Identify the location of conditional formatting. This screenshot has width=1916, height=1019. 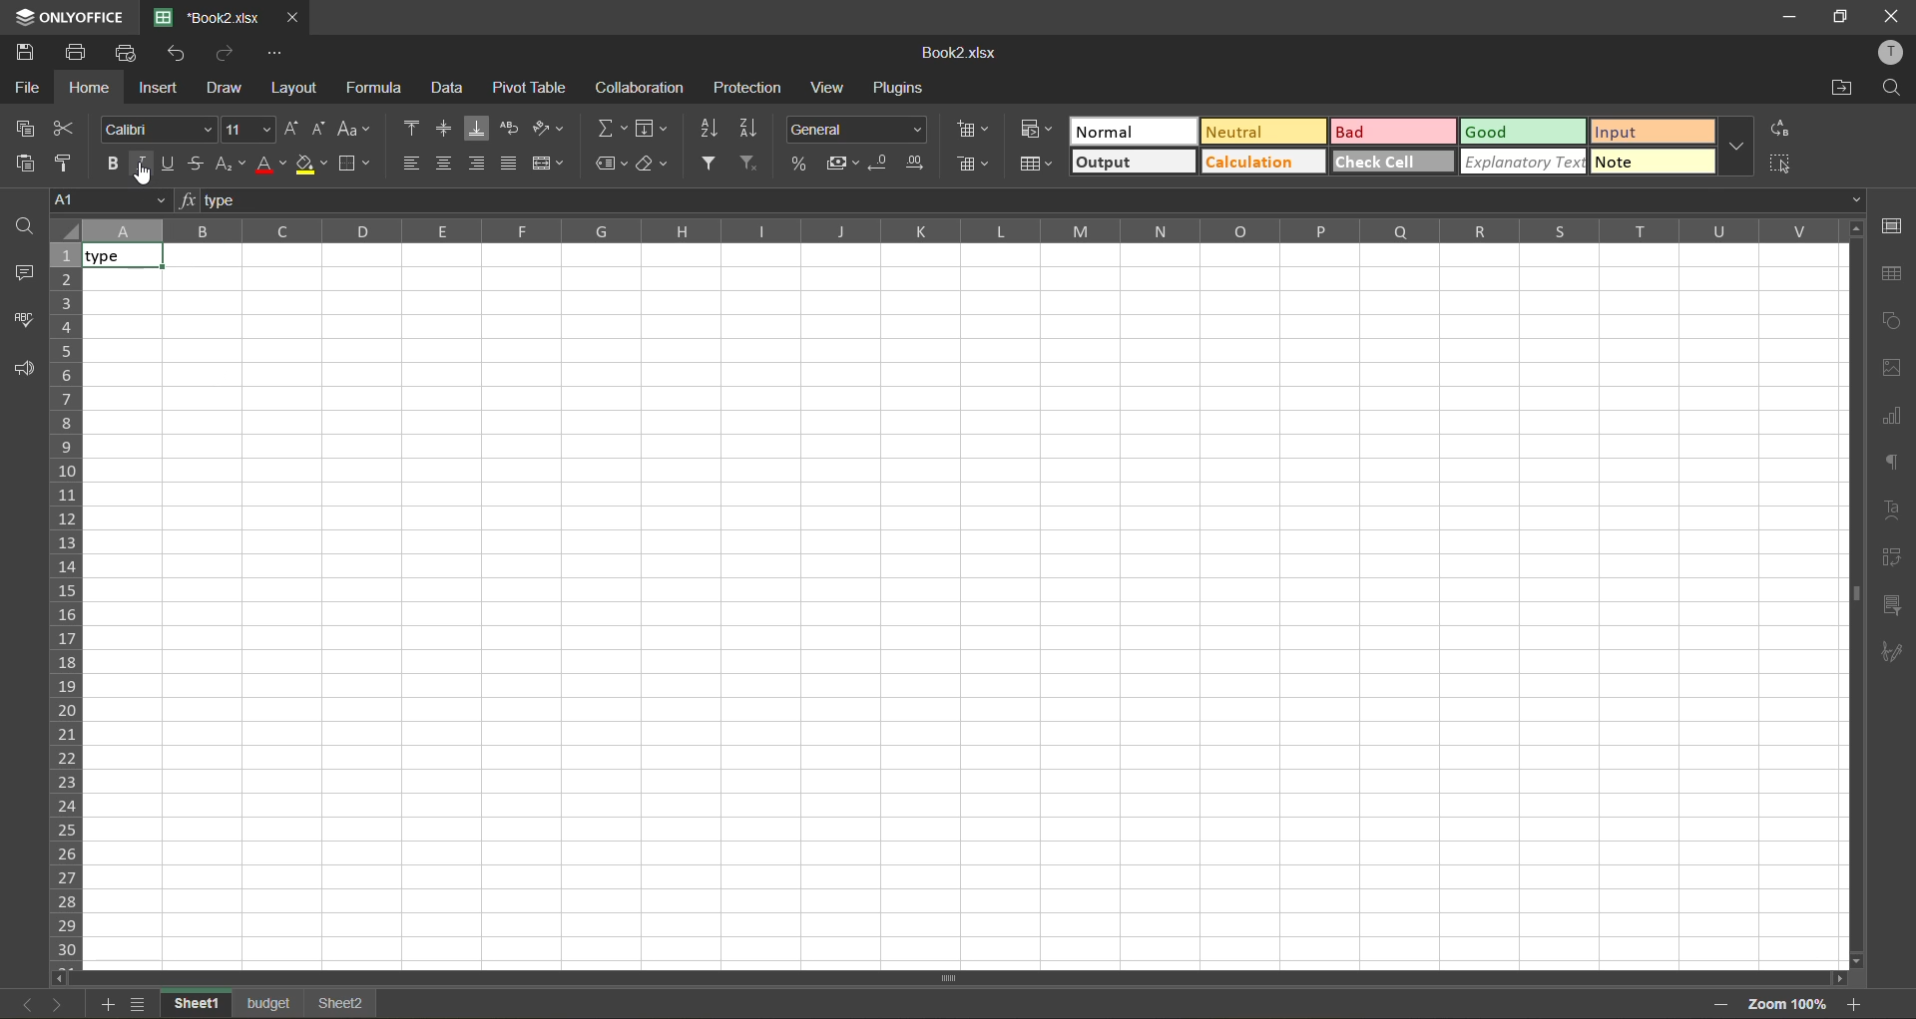
(1034, 130).